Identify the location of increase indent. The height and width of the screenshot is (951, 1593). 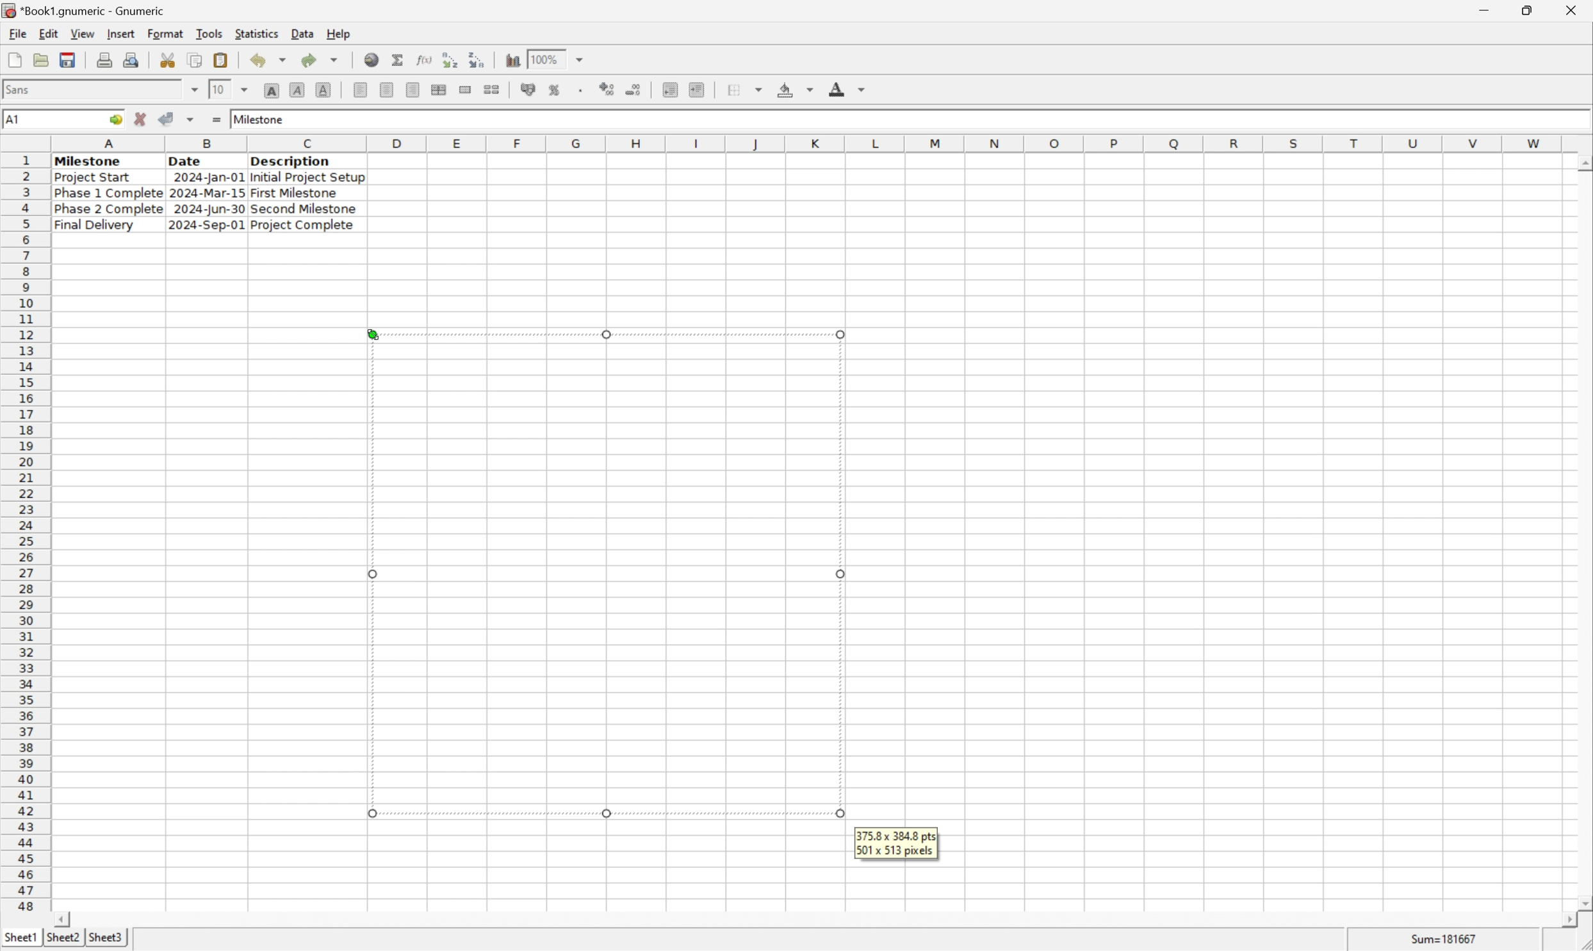
(700, 90).